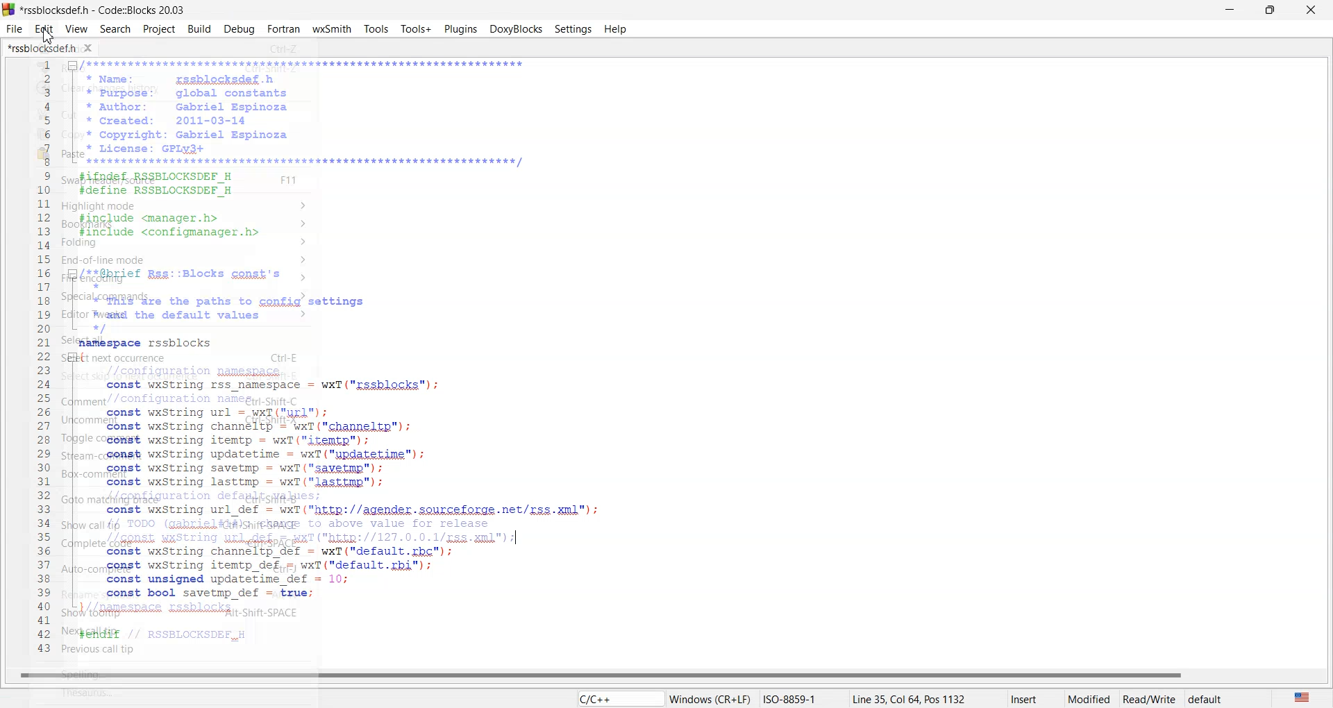 This screenshot has width=1333, height=708. What do you see at coordinates (200, 28) in the screenshot?
I see `Build` at bounding box center [200, 28].